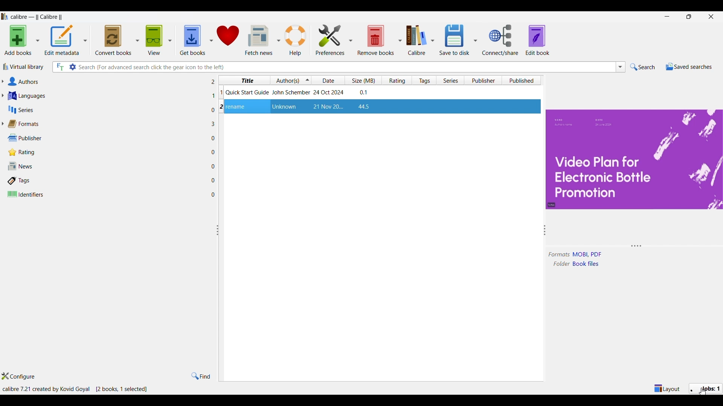 The image size is (723, 406). What do you see at coordinates (346, 67) in the screenshot?
I see `Type in search` at bounding box center [346, 67].